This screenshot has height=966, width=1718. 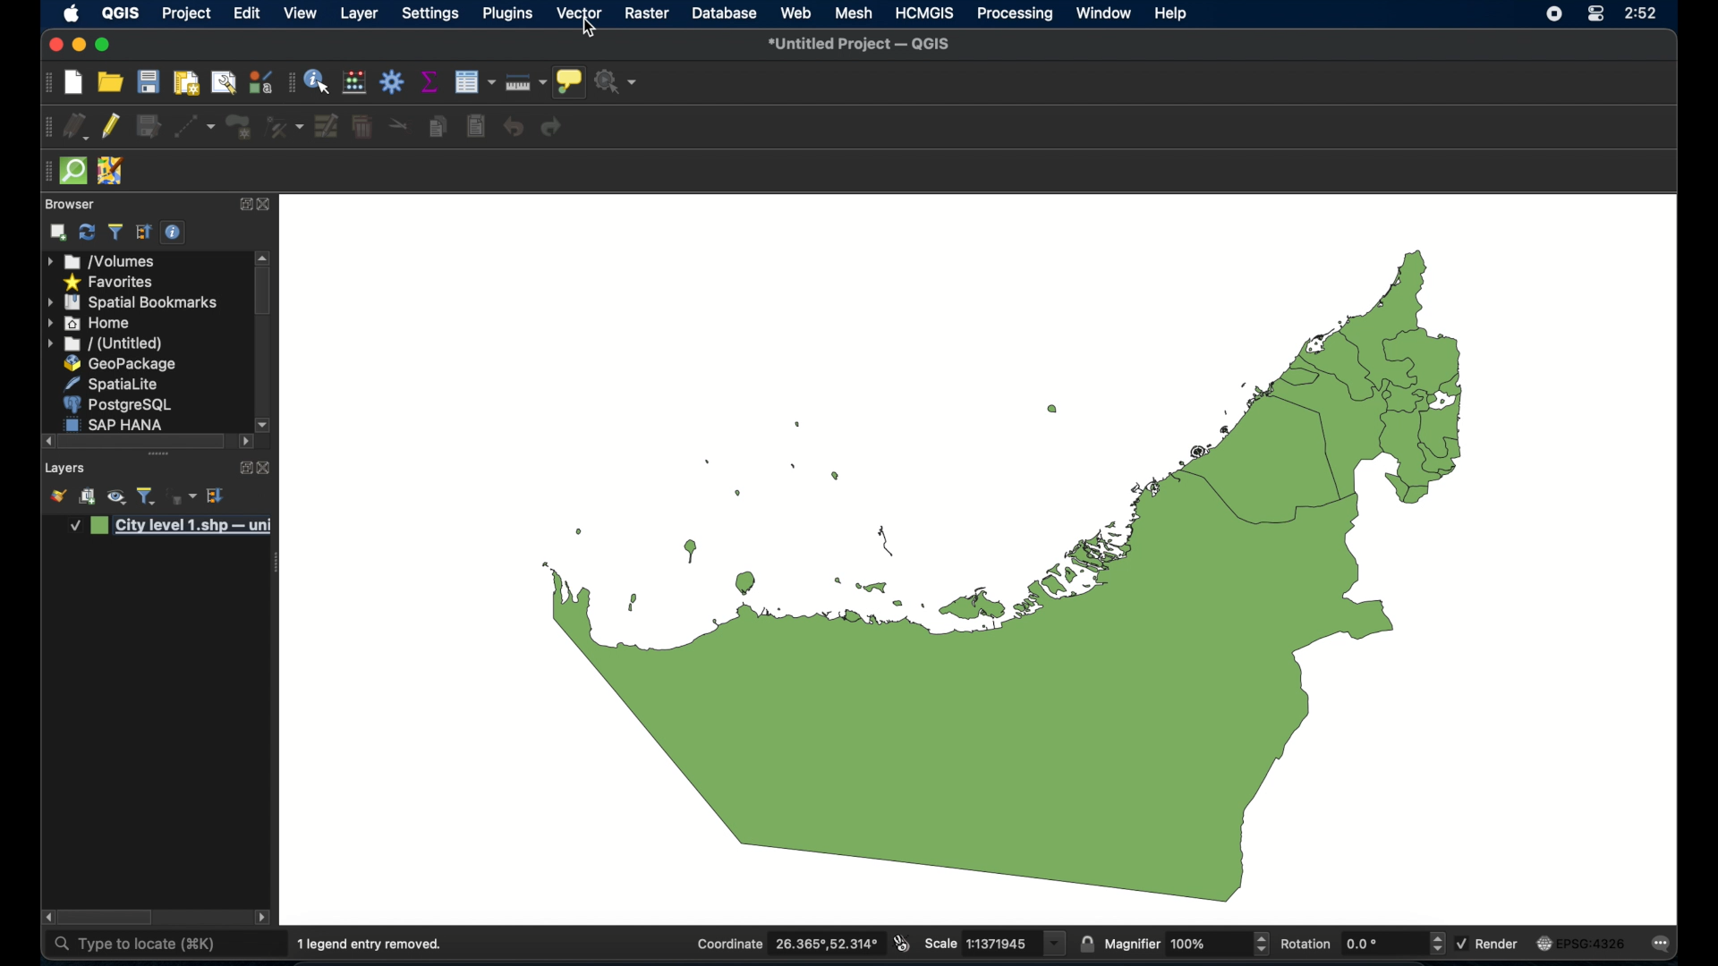 What do you see at coordinates (787, 944) in the screenshot?
I see `coordinate` at bounding box center [787, 944].